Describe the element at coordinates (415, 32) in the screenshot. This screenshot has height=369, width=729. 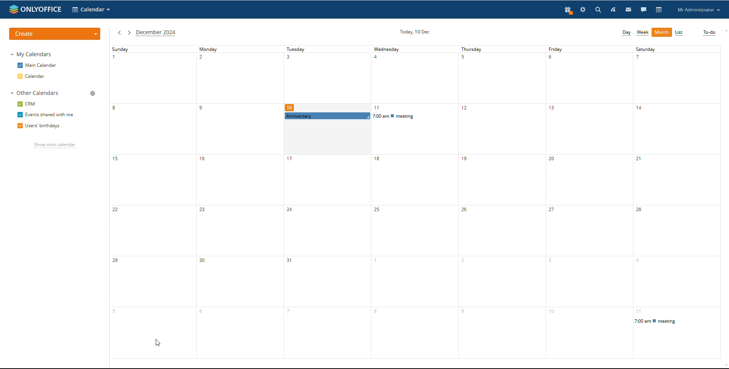
I see `current date` at that location.